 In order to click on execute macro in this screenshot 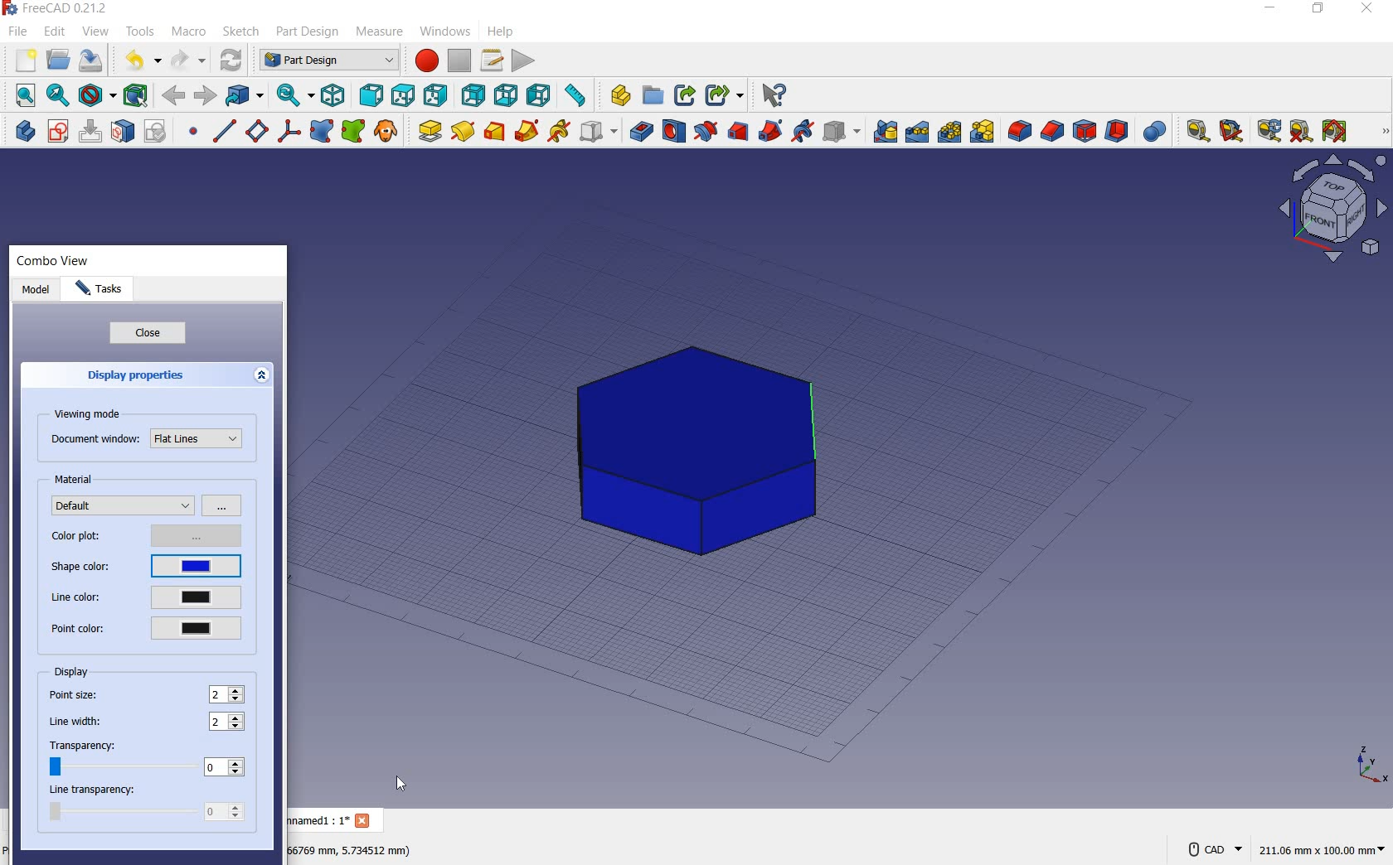, I will do `click(525, 62)`.